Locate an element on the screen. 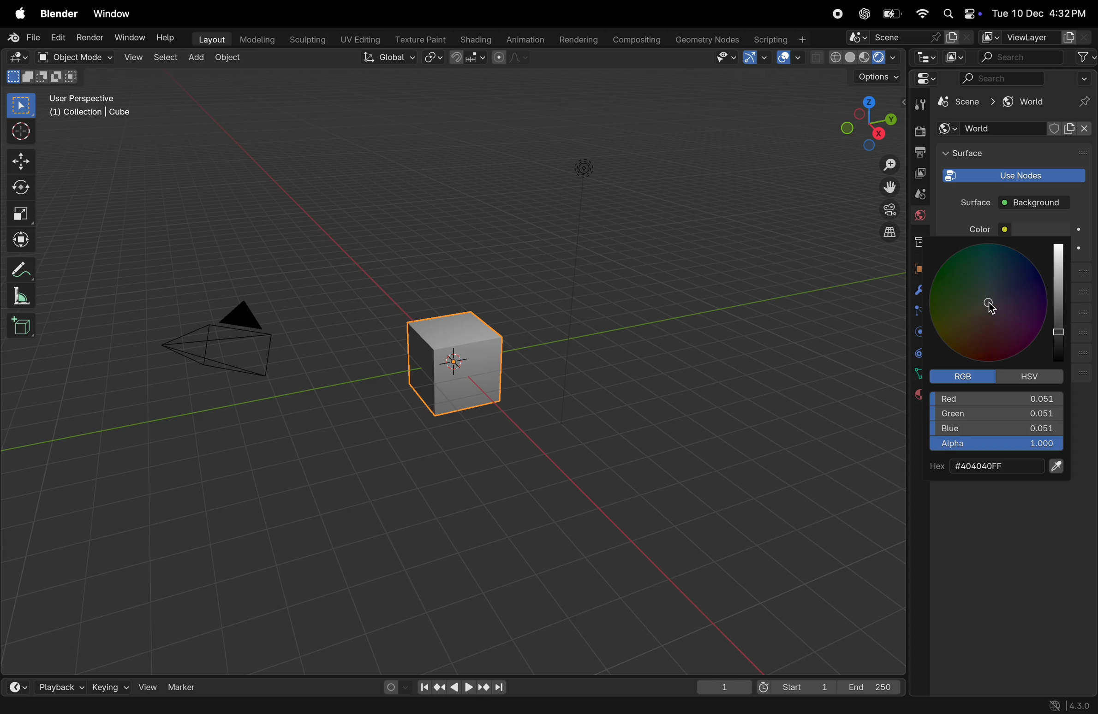 Image resolution: width=1098 pixels, height=714 pixels. show gimzo is located at coordinates (758, 58).